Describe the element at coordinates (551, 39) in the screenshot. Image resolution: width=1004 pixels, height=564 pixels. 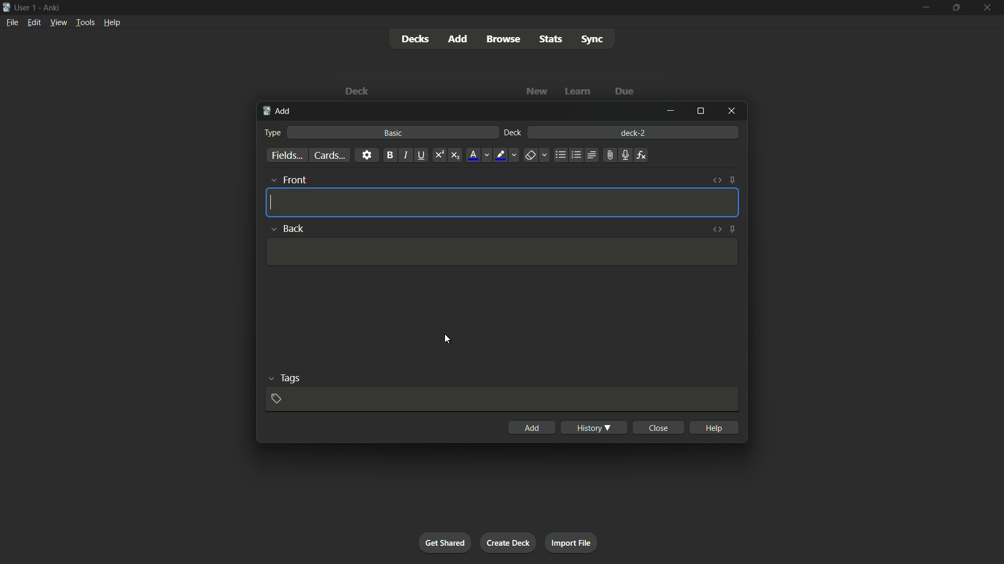
I see `stats` at that location.